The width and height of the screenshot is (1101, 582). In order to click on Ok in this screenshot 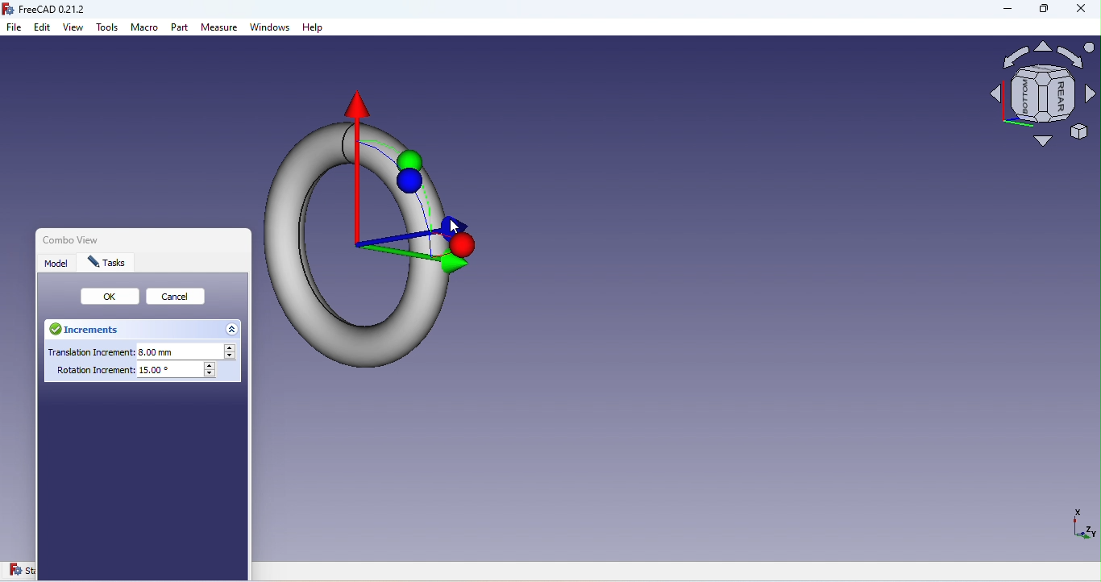, I will do `click(111, 297)`.